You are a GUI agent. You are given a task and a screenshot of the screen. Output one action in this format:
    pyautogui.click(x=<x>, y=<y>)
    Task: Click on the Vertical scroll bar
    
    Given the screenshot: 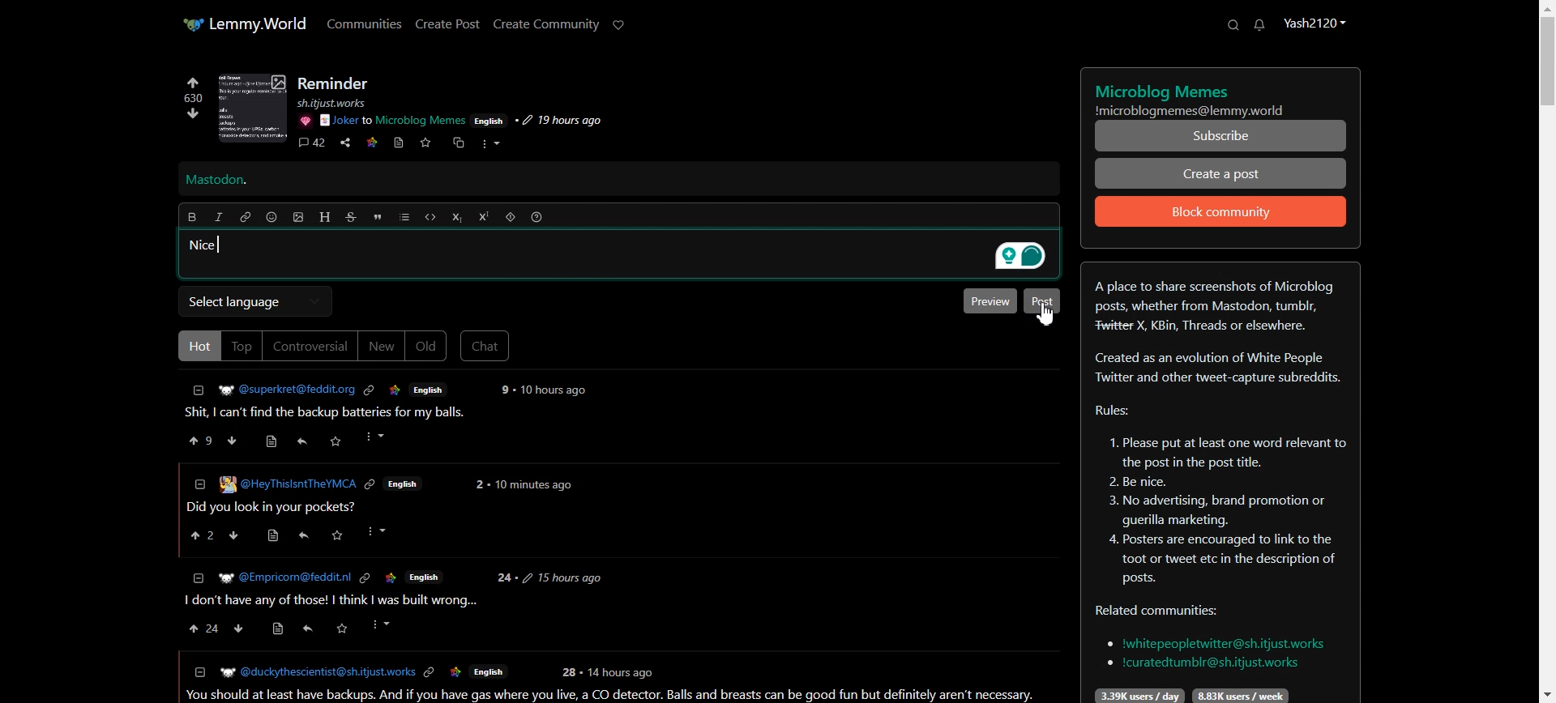 What is the action you would take?
    pyautogui.click(x=1546, y=351)
    